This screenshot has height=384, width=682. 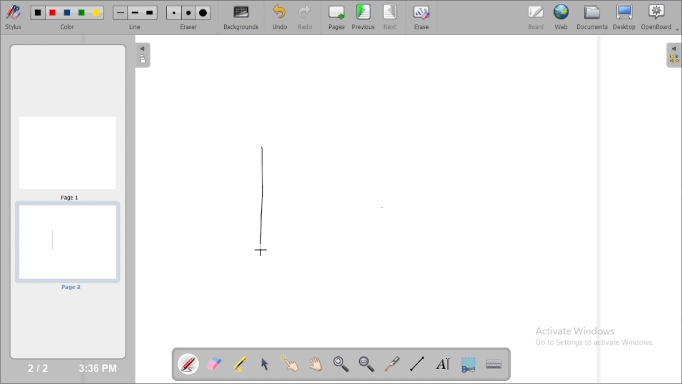 What do you see at coordinates (96, 13) in the screenshot?
I see `Color 5` at bounding box center [96, 13].